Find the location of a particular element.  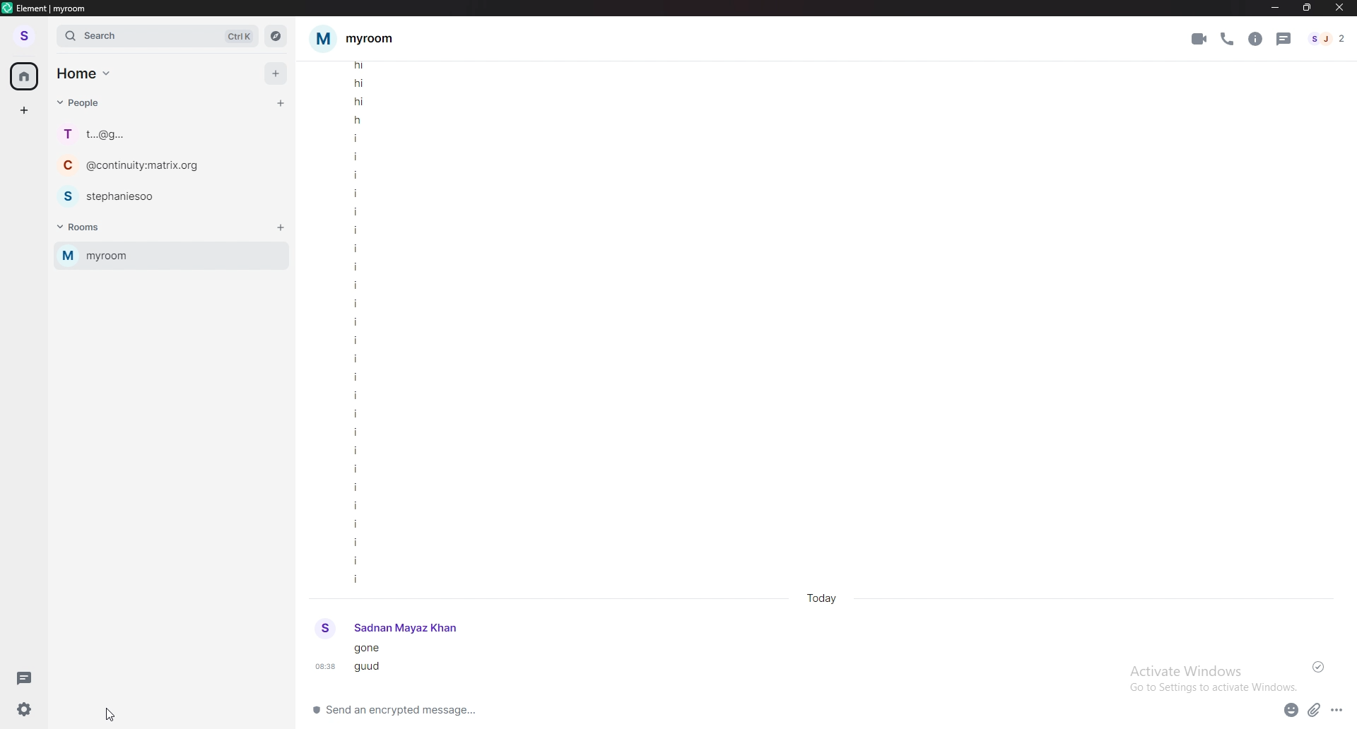

emoji is located at coordinates (1291, 710).